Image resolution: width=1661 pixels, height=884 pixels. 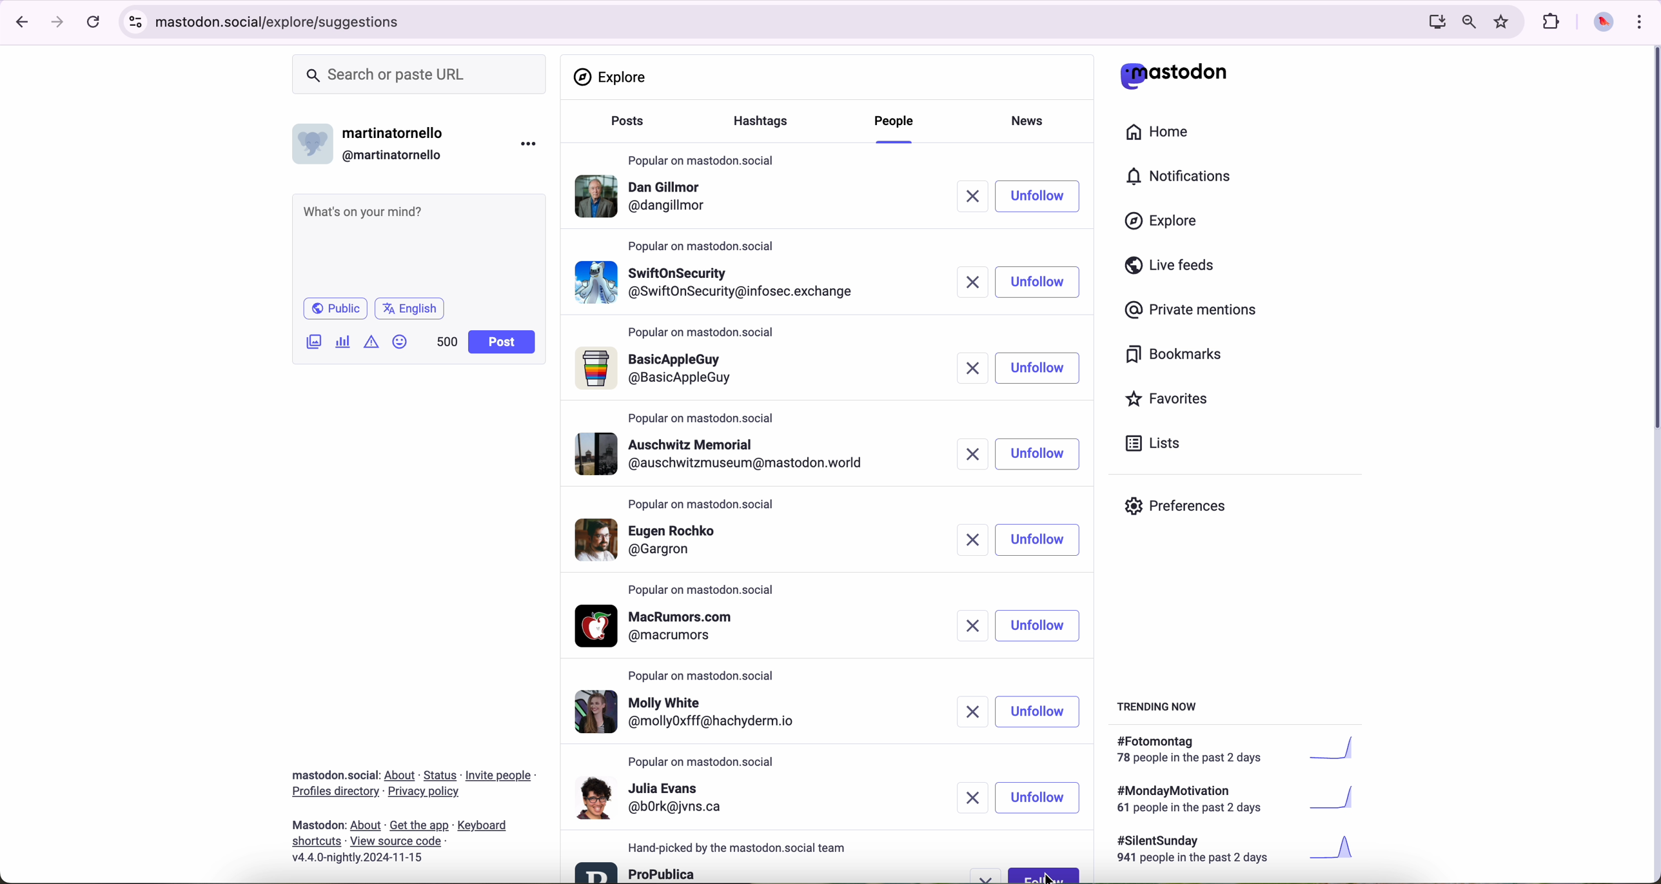 What do you see at coordinates (981, 197) in the screenshot?
I see `remove` at bounding box center [981, 197].